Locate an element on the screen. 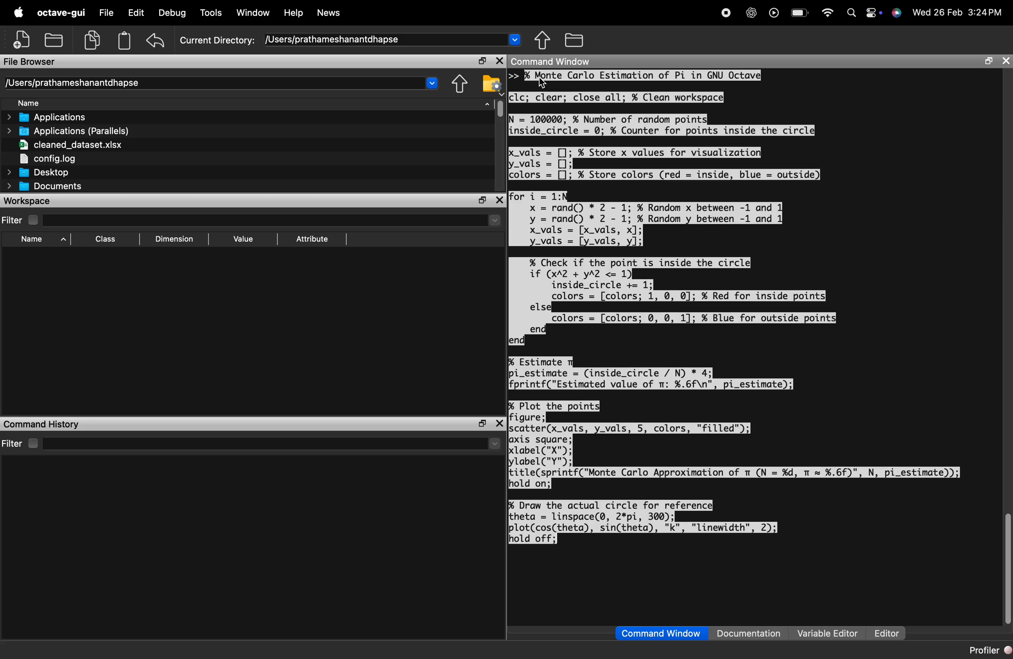  Edit is located at coordinates (135, 14).